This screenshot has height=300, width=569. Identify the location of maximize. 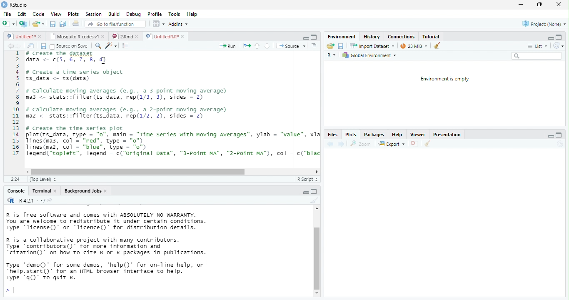
(306, 192).